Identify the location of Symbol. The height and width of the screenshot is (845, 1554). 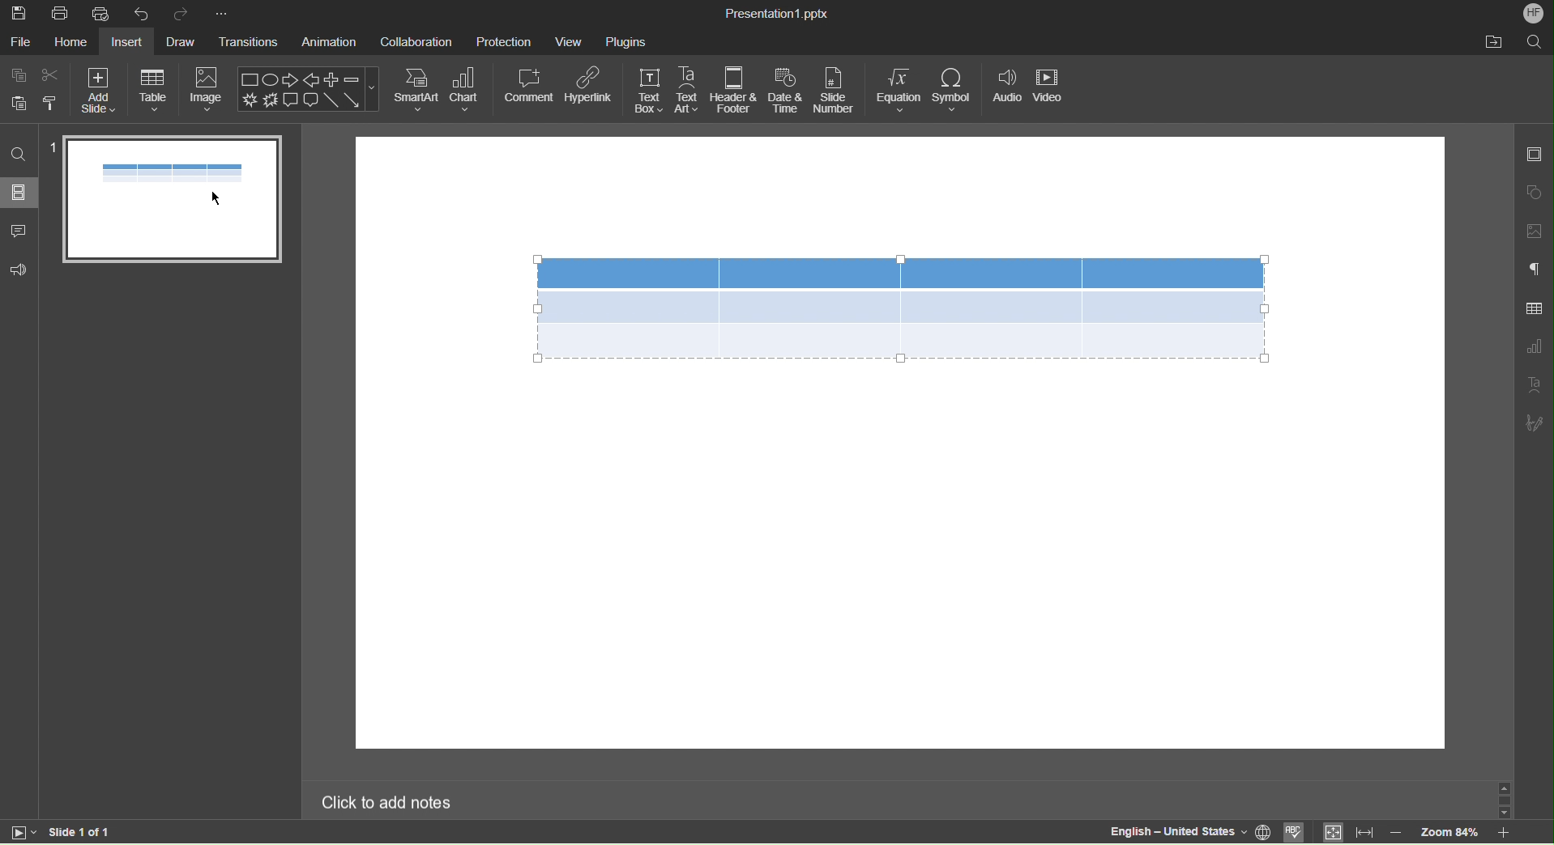
(956, 90).